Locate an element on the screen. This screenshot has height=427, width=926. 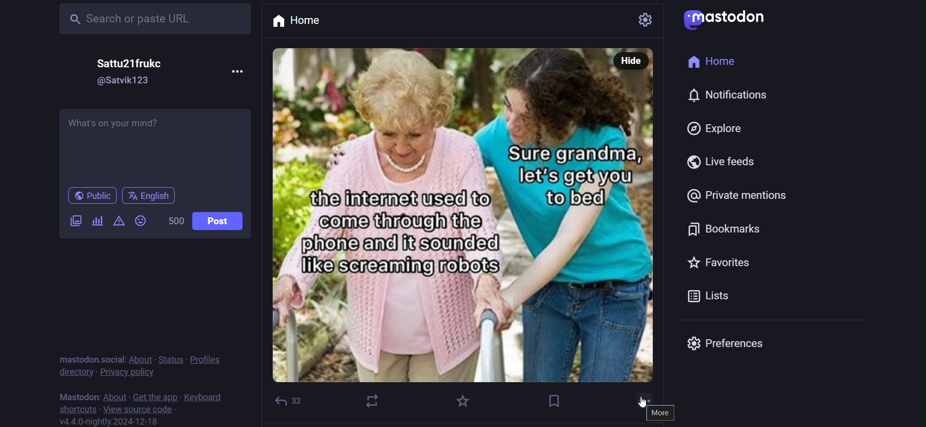
post here is located at coordinates (155, 145).